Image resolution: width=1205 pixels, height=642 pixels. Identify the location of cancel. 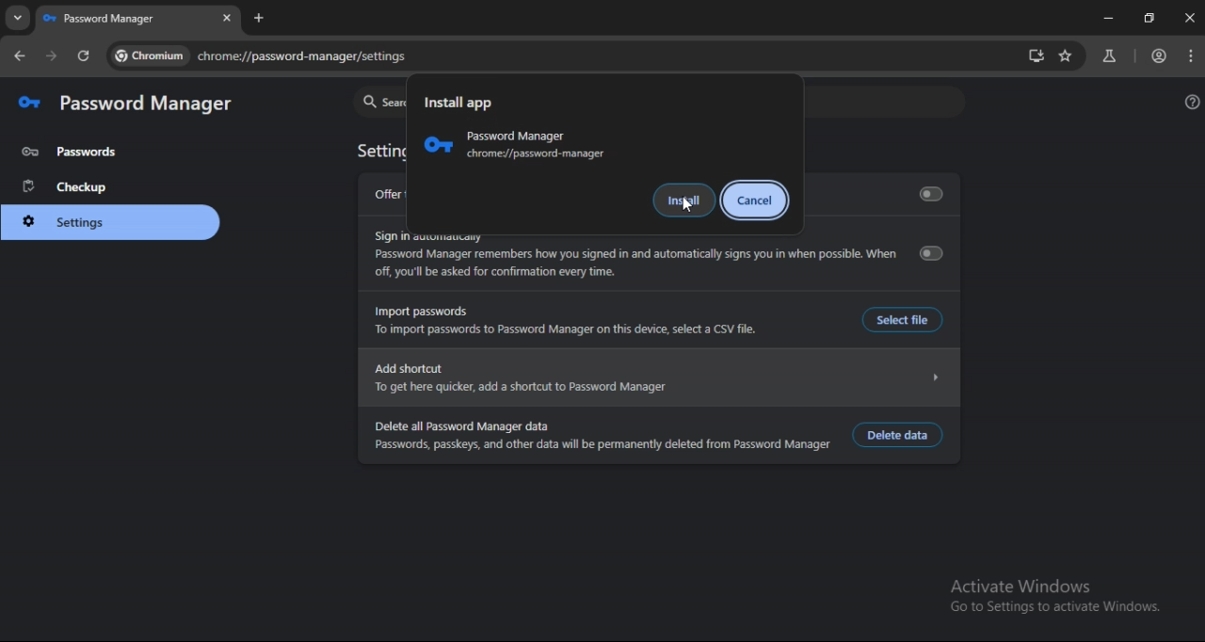
(753, 200).